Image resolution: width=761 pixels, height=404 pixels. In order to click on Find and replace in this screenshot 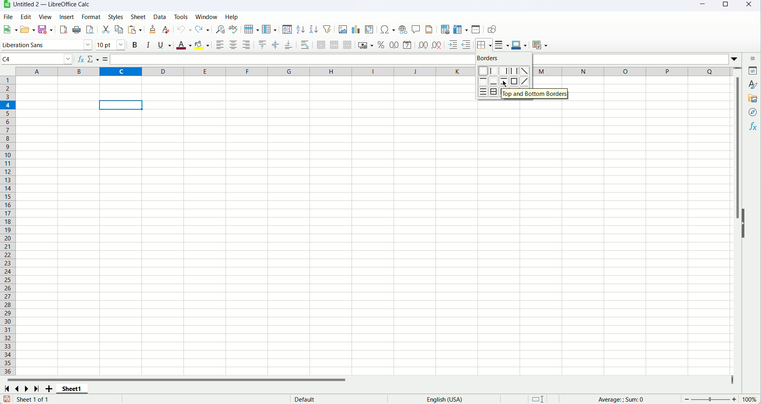, I will do `click(220, 30)`.